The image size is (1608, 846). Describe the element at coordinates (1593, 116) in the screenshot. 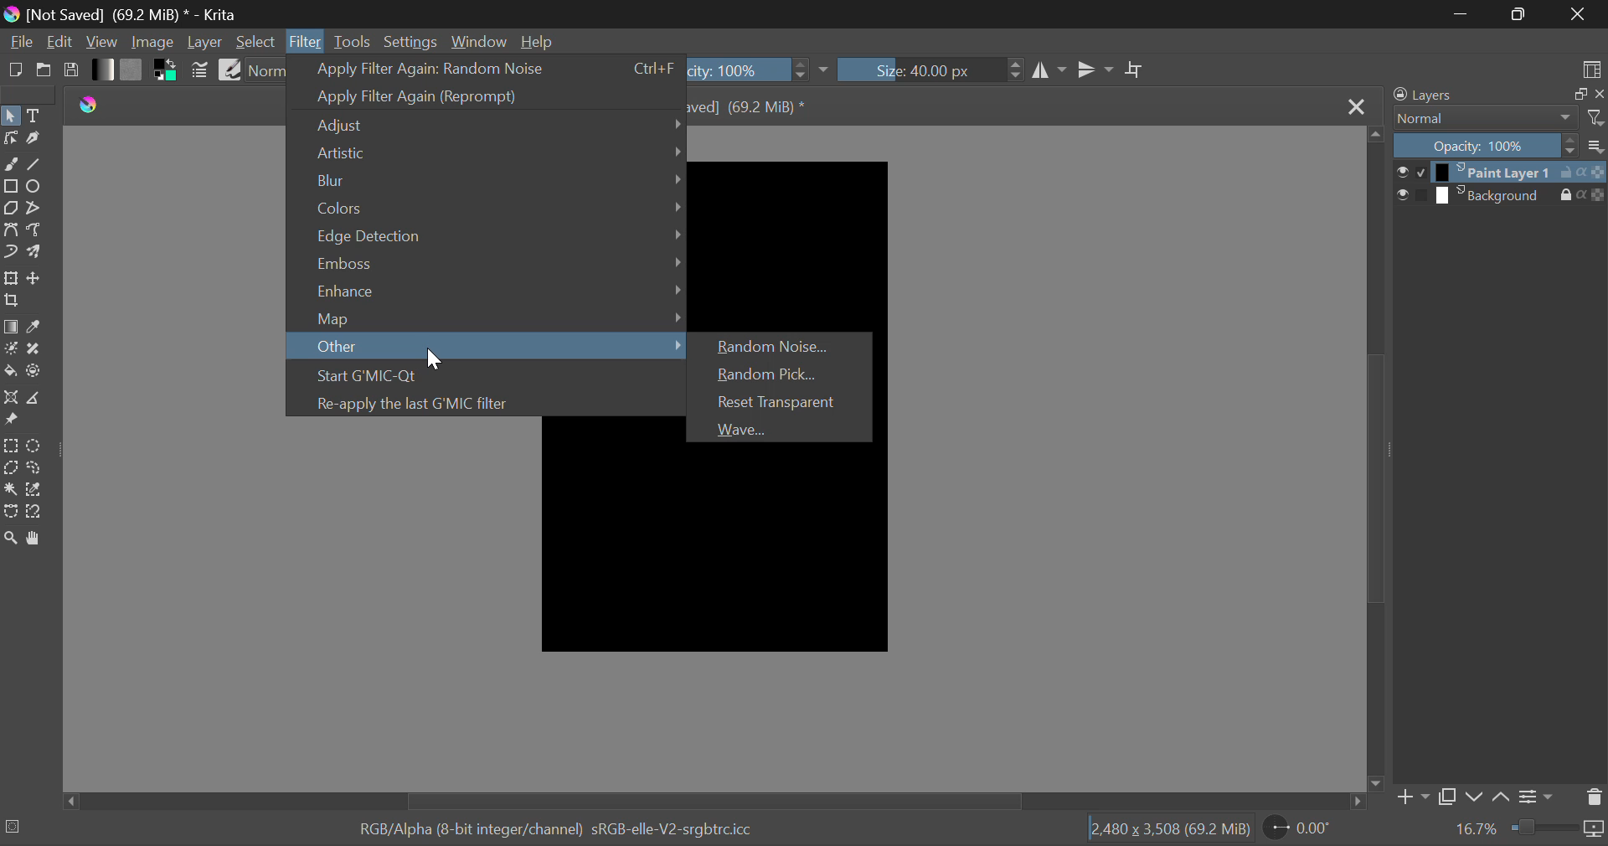

I see `filter` at that location.